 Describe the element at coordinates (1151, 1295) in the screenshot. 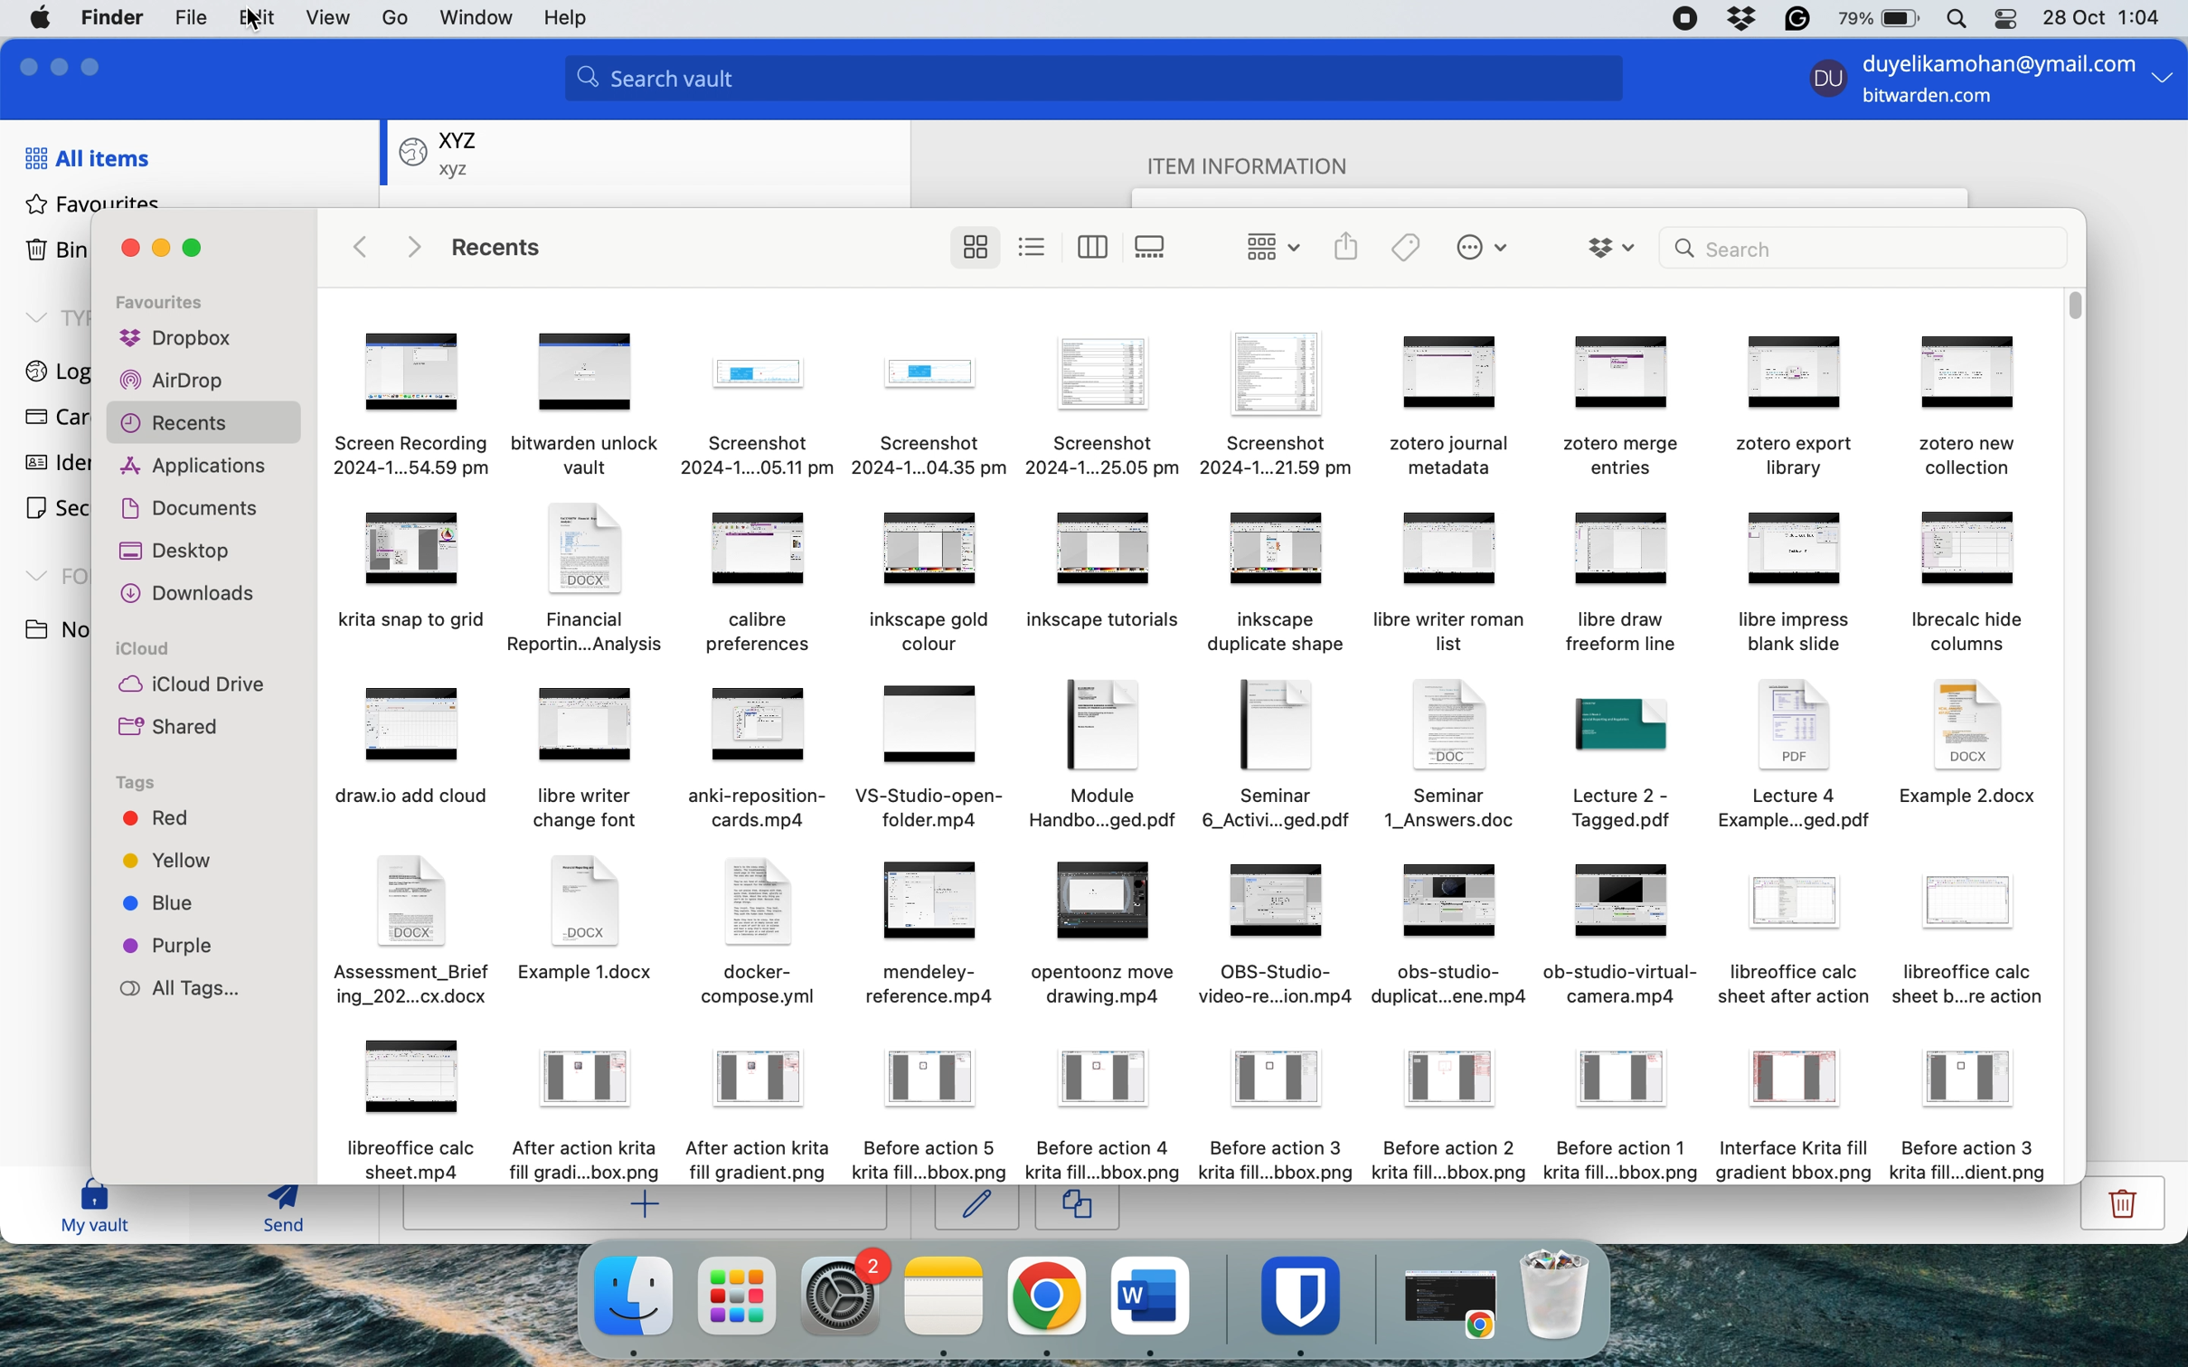

I see `ms word` at that location.